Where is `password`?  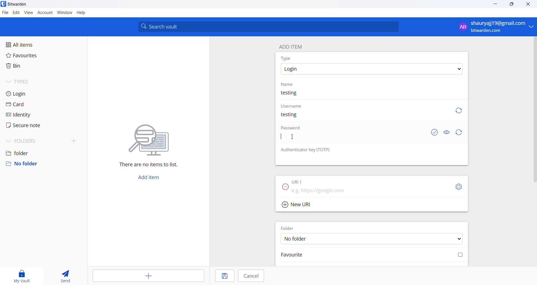 password is located at coordinates (293, 128).